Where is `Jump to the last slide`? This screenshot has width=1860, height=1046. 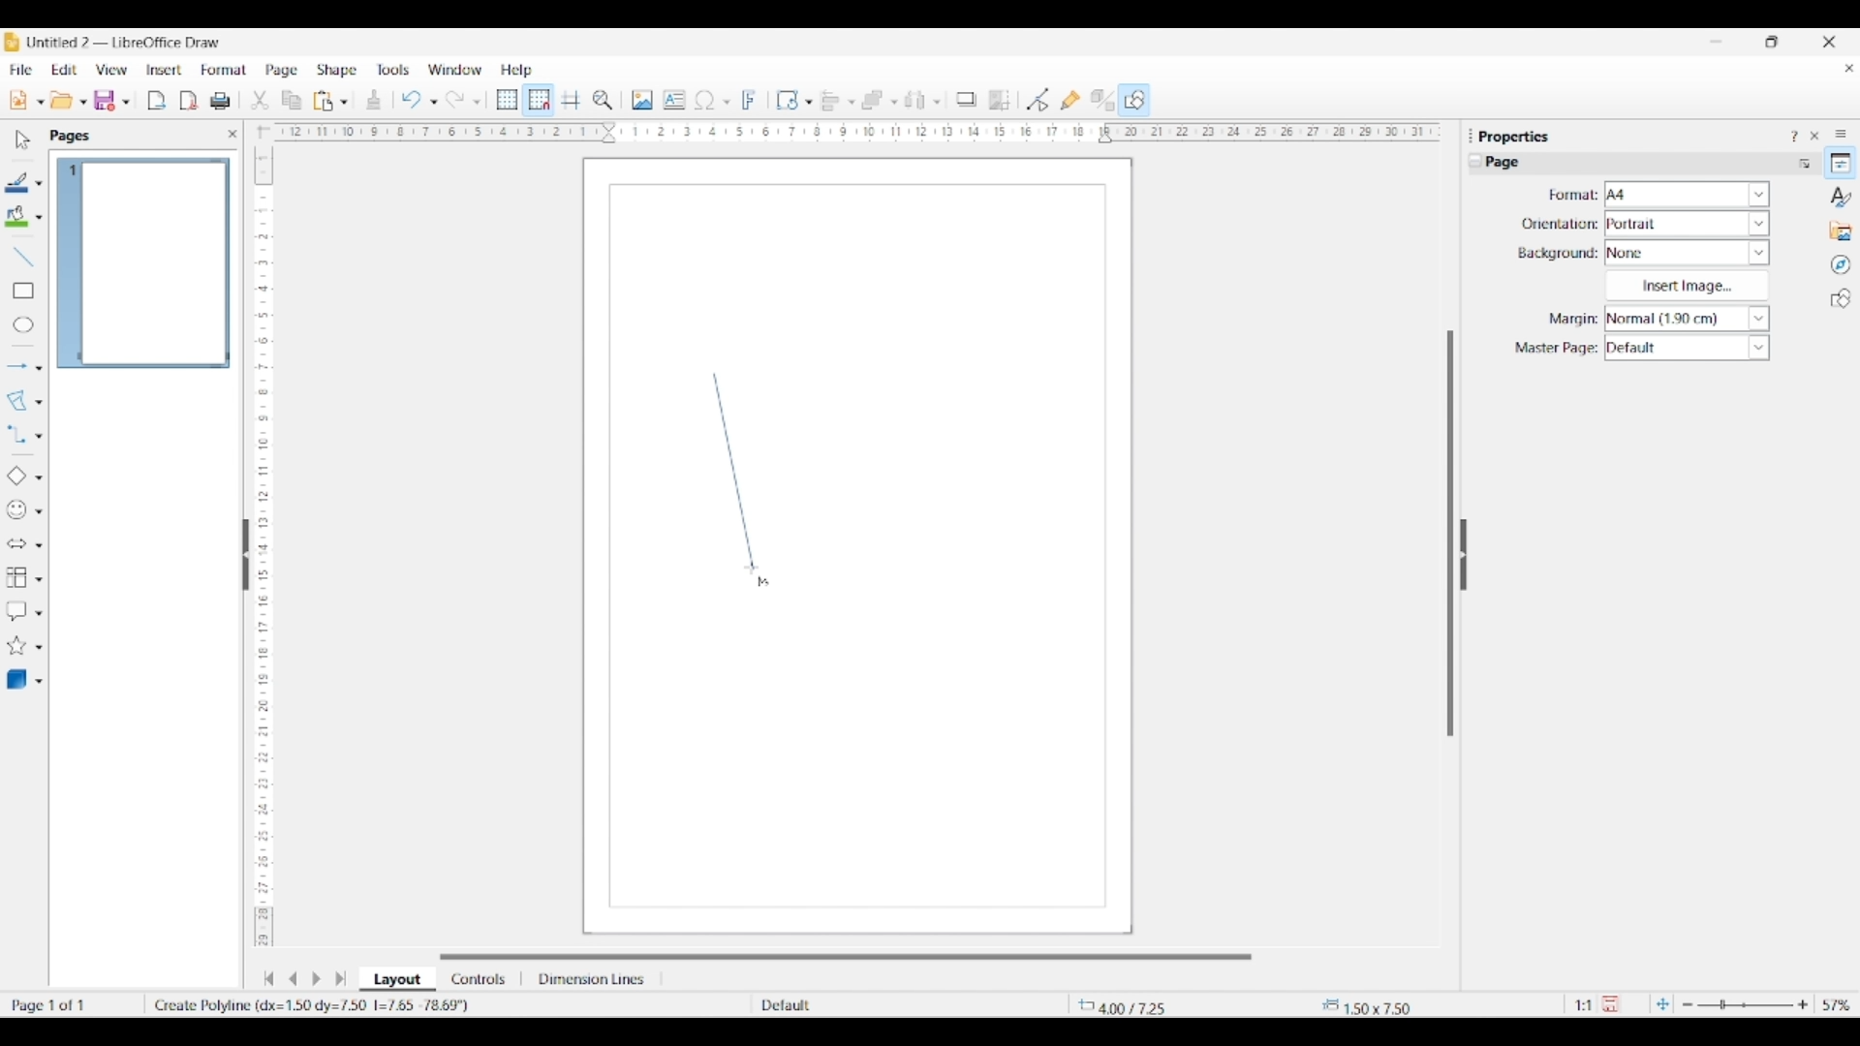 Jump to the last slide is located at coordinates (341, 978).